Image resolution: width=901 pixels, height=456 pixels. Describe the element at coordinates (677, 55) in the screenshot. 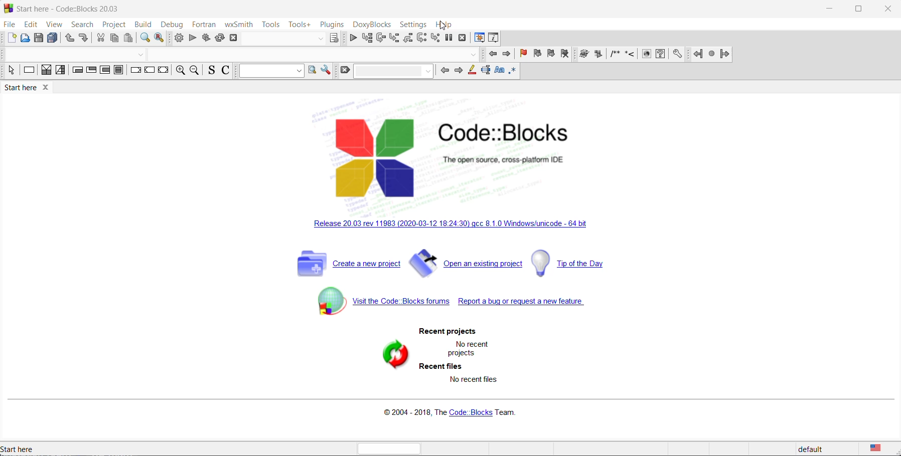

I see `settings` at that location.